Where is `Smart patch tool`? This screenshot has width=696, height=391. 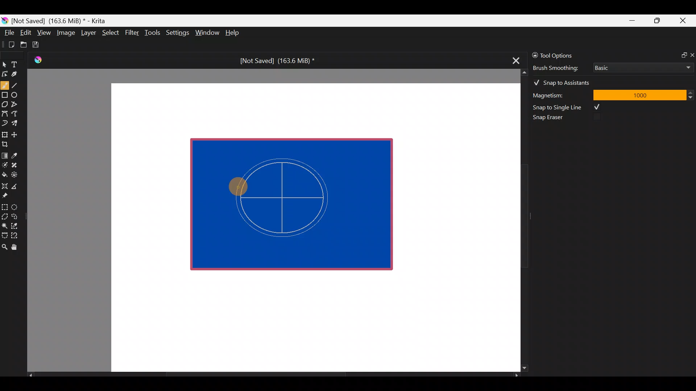
Smart patch tool is located at coordinates (17, 165).